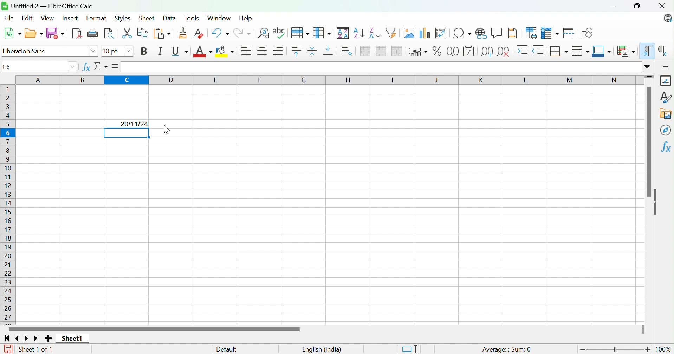  I want to click on Background color, so click(226, 52).